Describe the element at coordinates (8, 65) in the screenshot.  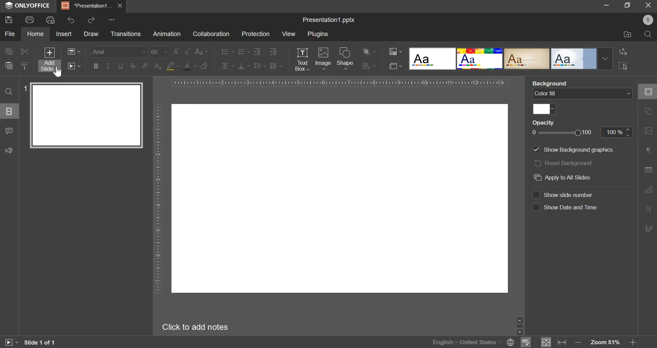
I see `paste` at that location.